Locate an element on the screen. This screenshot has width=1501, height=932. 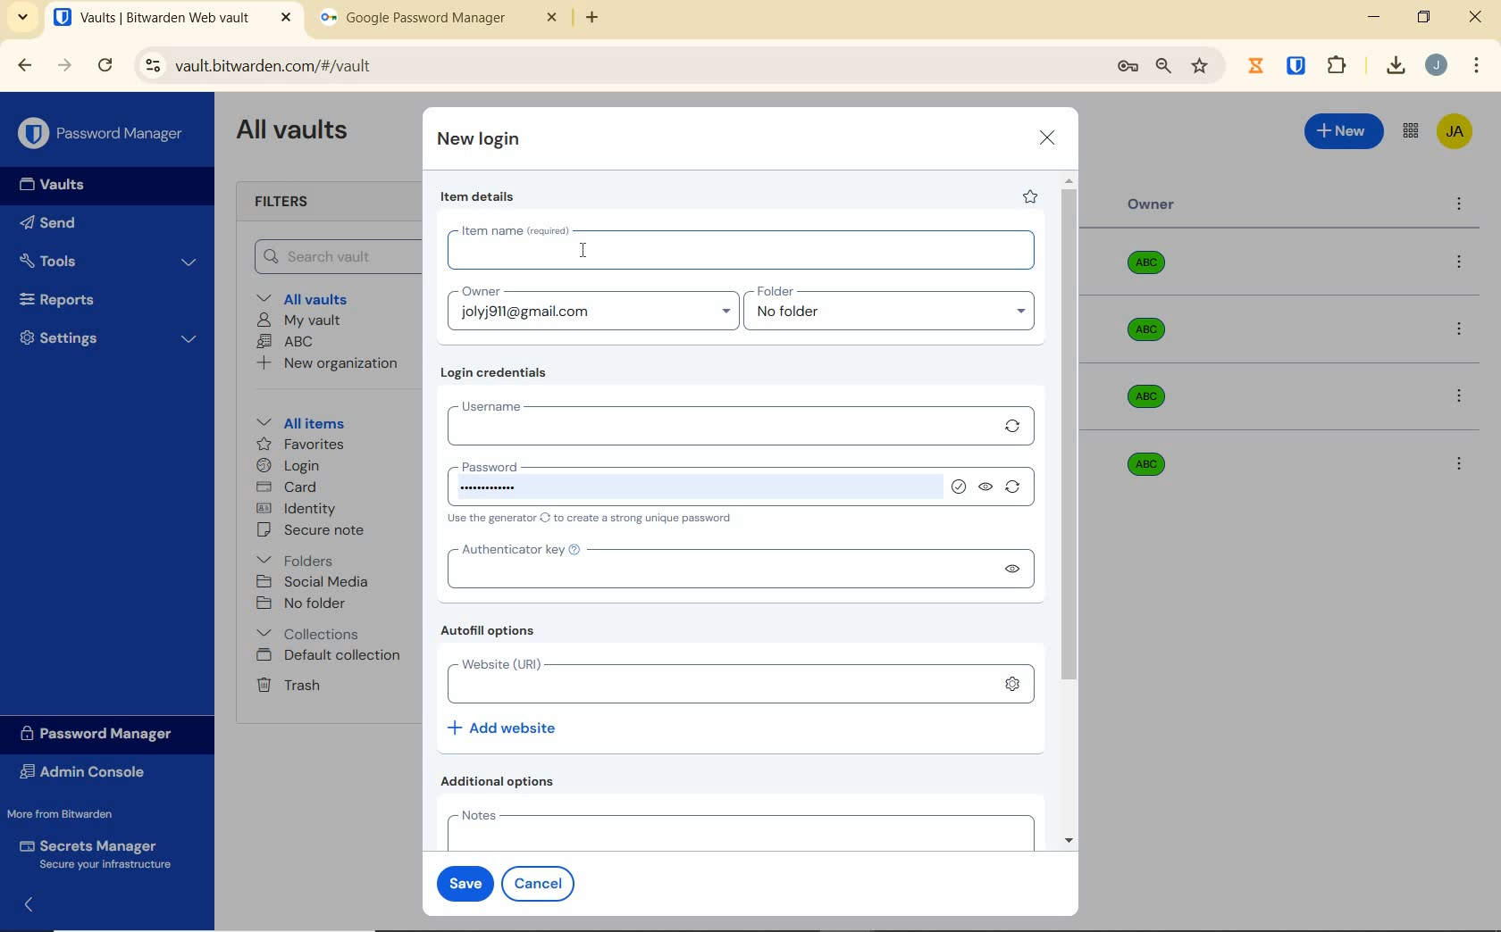
Owner organization is located at coordinates (1150, 338).